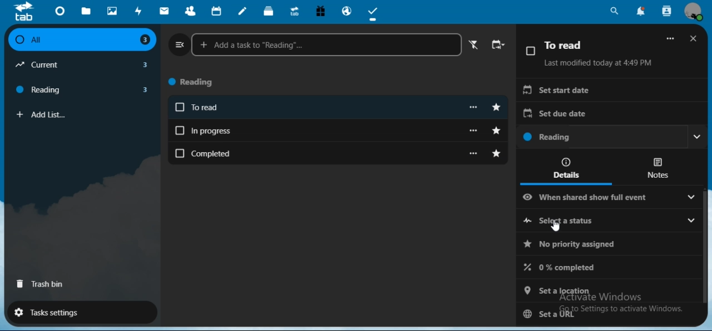  I want to click on notes, so click(243, 11).